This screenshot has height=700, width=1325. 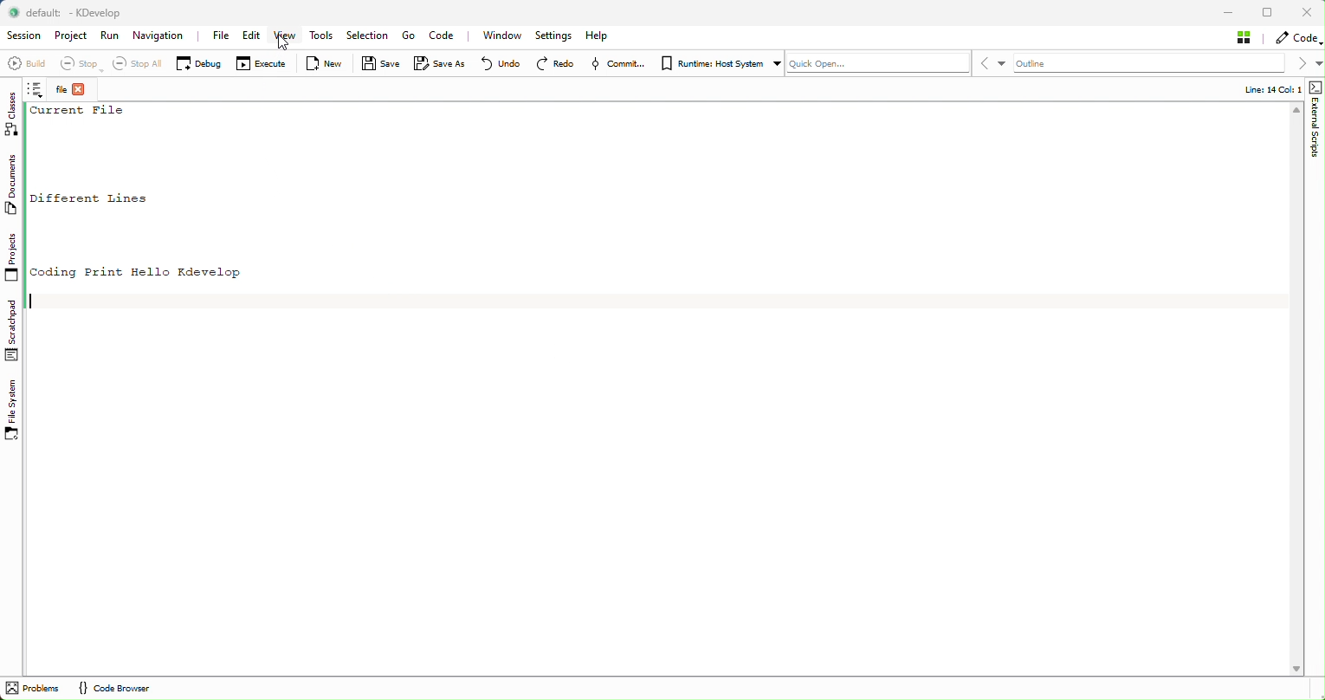 What do you see at coordinates (371, 36) in the screenshot?
I see `Selection` at bounding box center [371, 36].